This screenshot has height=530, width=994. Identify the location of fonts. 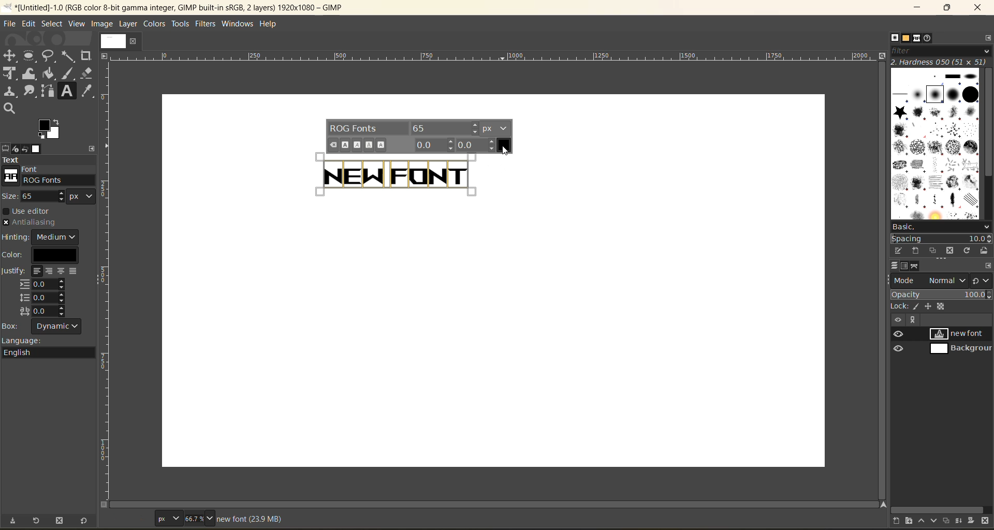
(919, 39).